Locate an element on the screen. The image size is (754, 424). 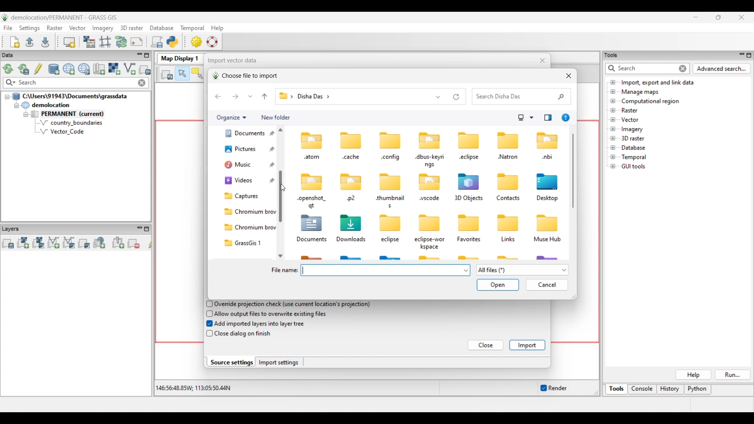
Click to open files under Imagery is located at coordinates (613, 129).